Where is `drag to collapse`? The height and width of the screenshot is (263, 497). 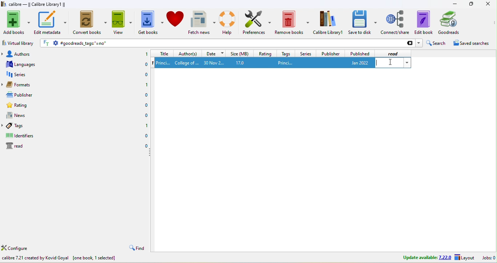
drag to collapse is located at coordinates (150, 153).